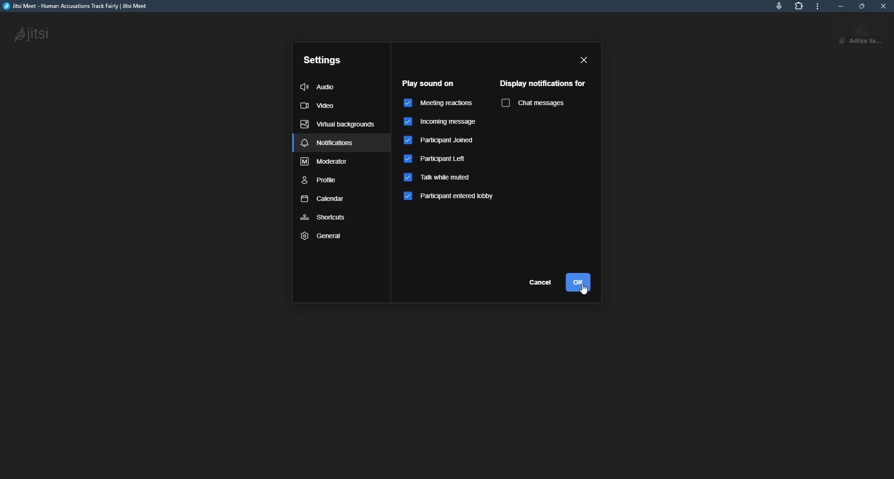  Describe the element at coordinates (533, 105) in the screenshot. I see `chat messages` at that location.